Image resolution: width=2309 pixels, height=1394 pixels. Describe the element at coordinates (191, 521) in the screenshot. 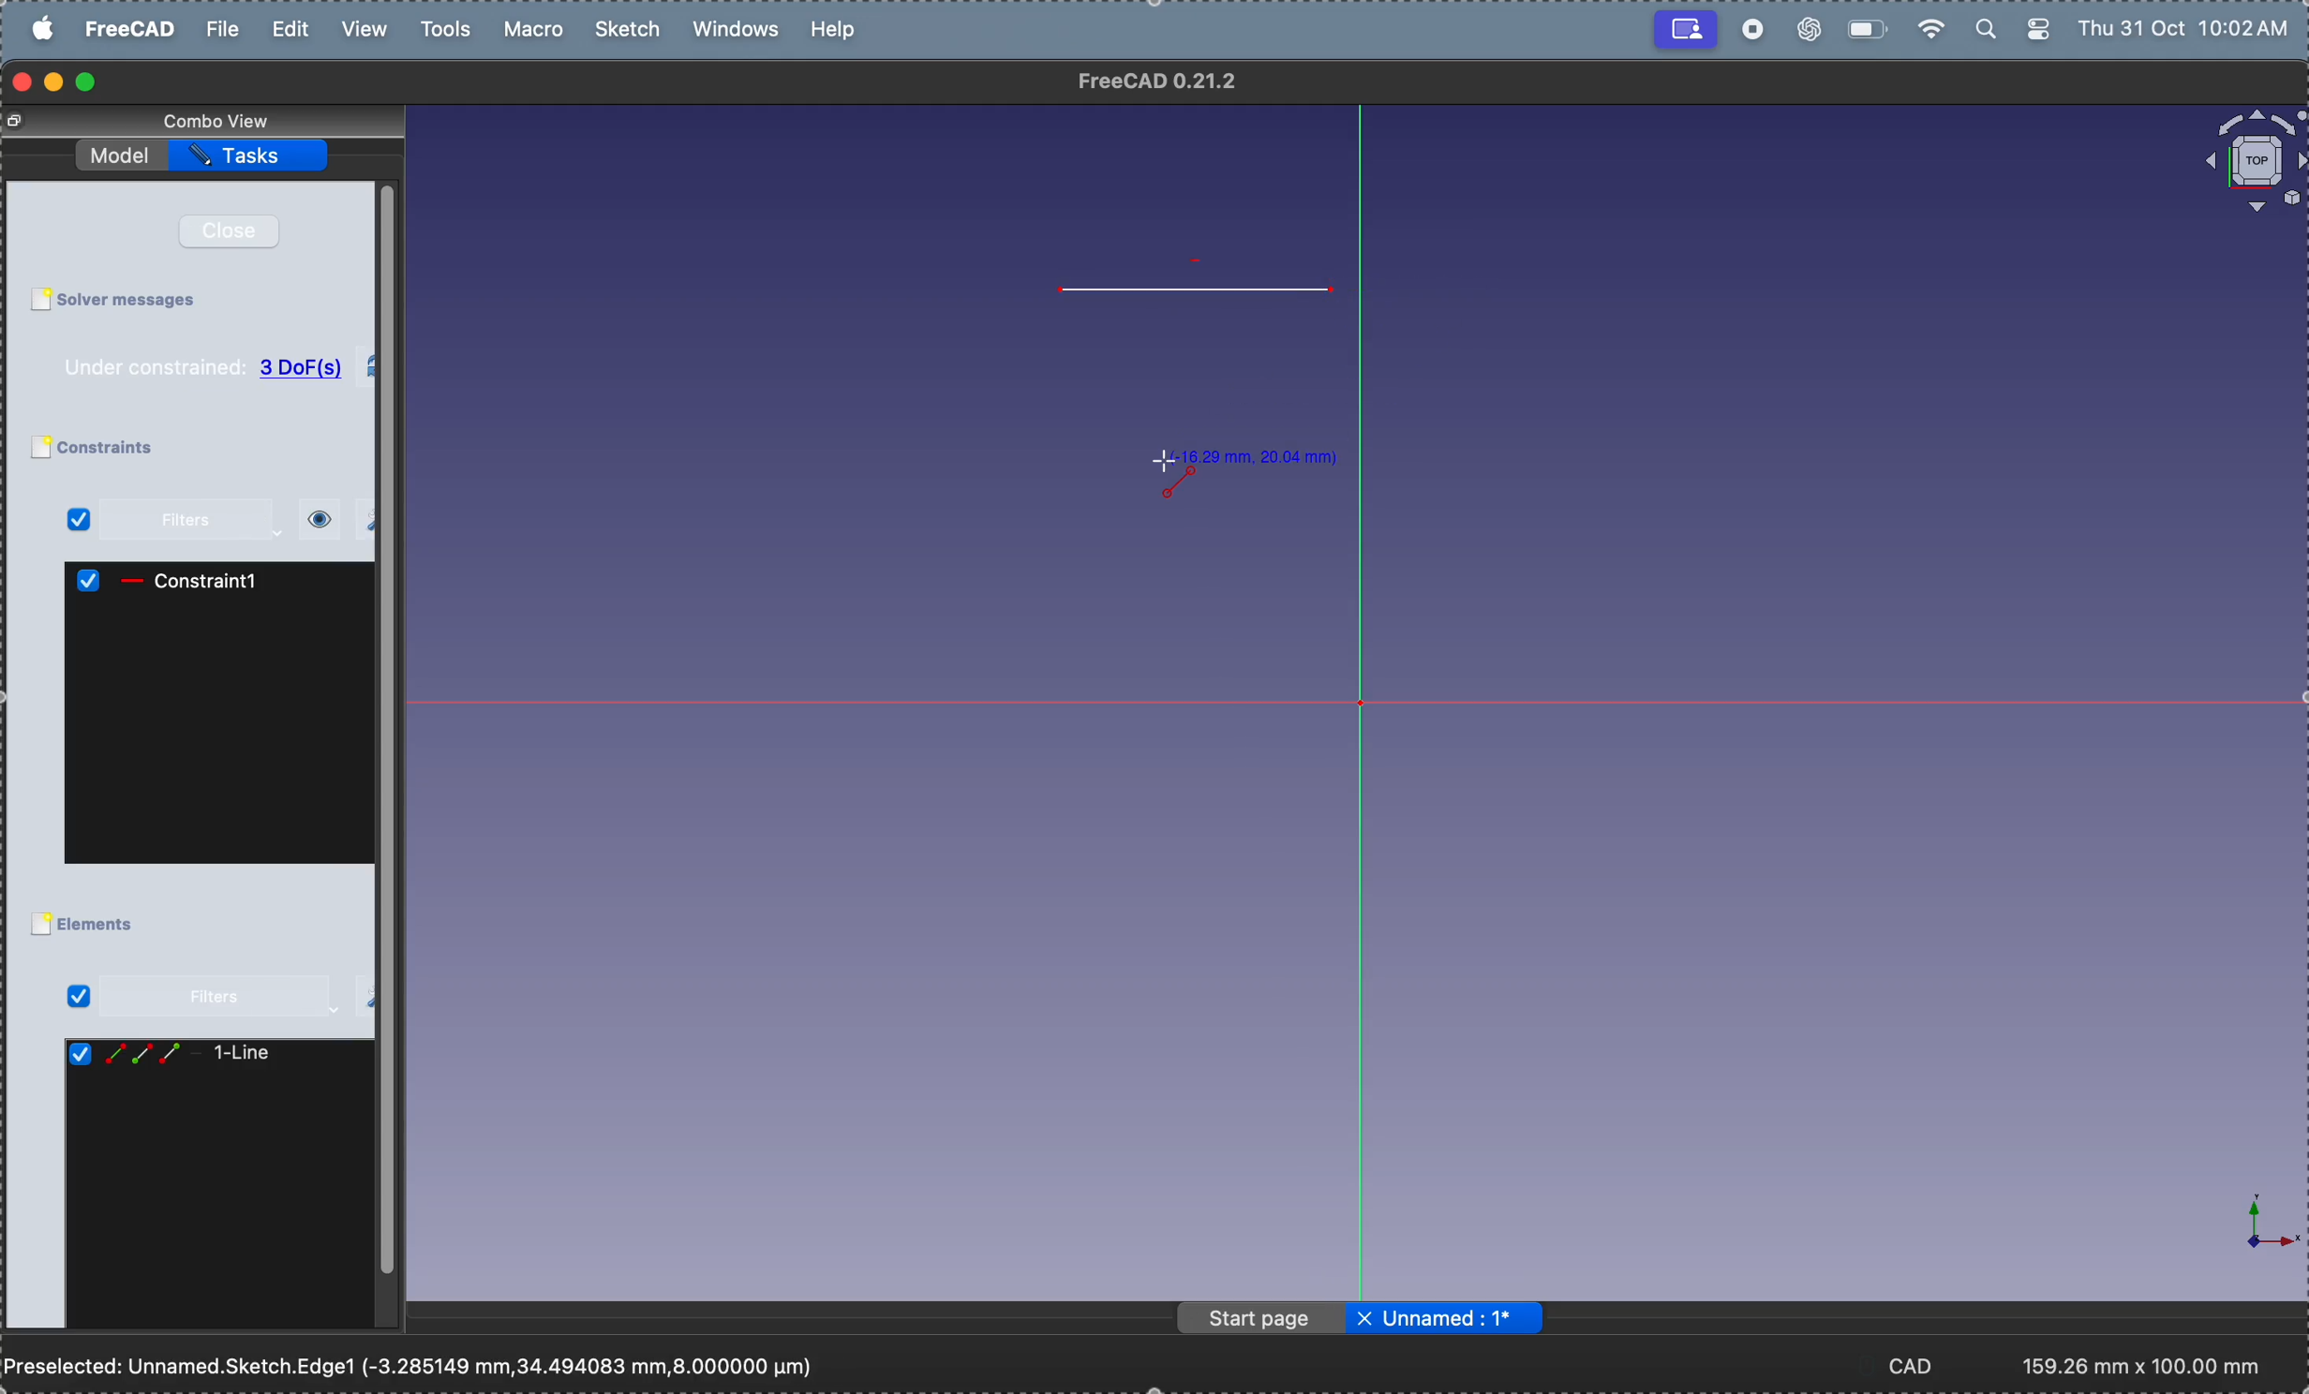

I see `filters` at that location.